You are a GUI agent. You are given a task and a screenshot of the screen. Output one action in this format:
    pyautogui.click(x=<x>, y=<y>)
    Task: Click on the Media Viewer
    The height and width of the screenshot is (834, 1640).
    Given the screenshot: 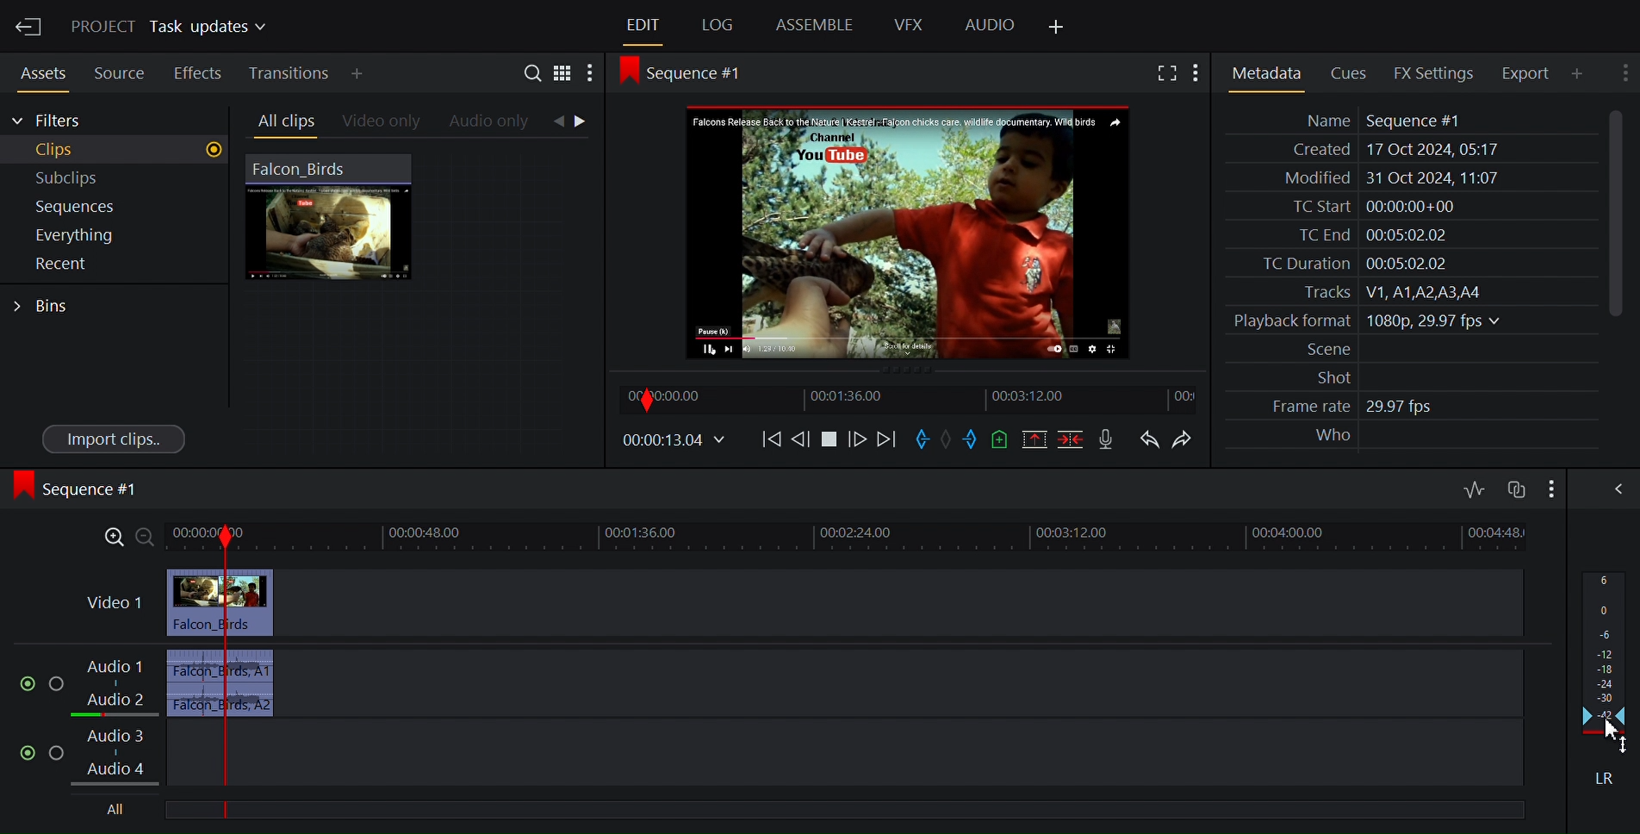 What is the action you would take?
    pyautogui.click(x=907, y=231)
    